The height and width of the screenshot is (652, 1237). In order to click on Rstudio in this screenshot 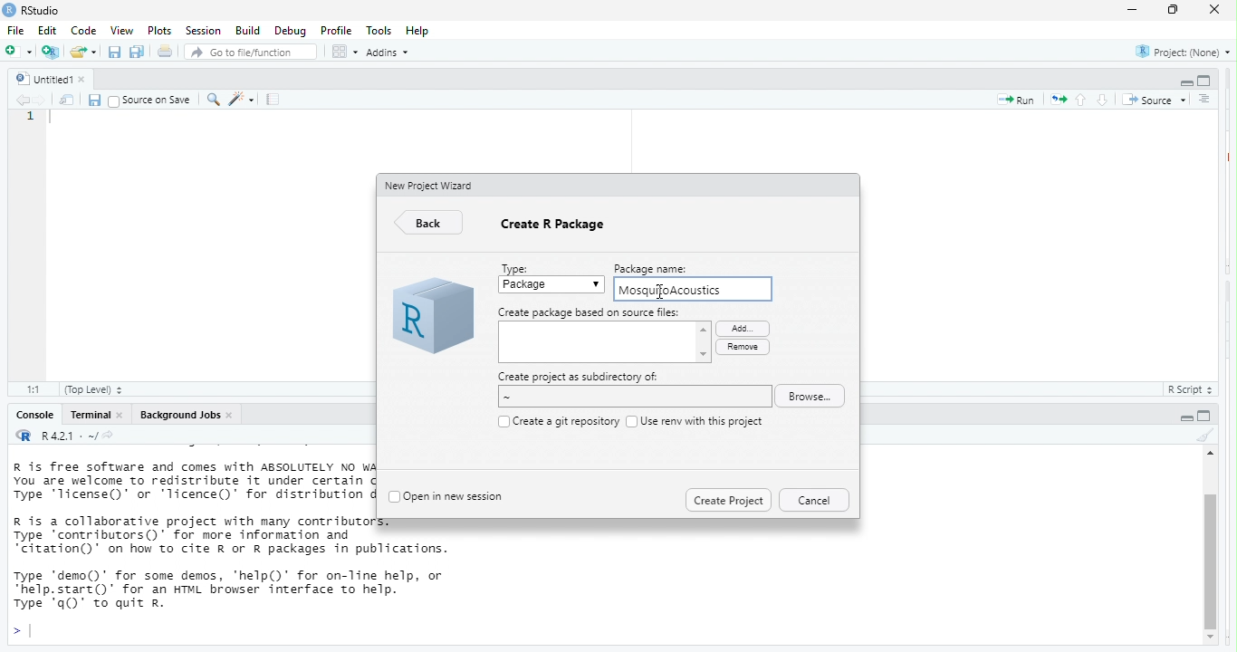, I will do `click(42, 10)`.